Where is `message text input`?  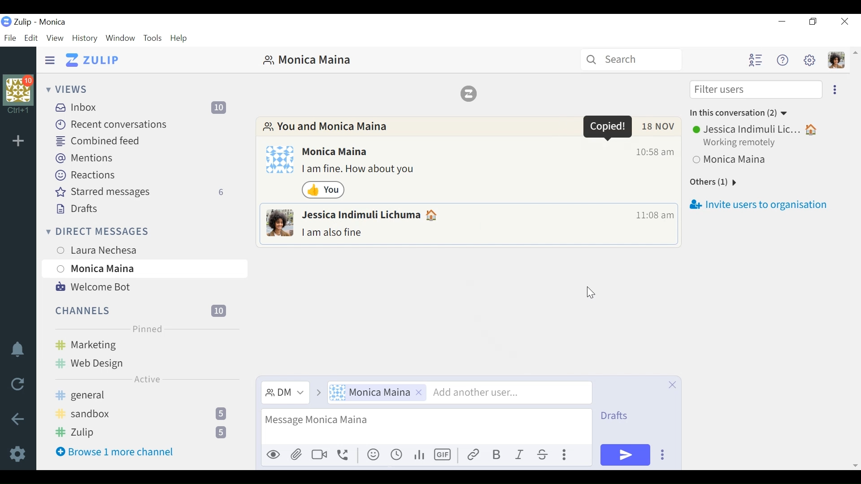
message text input is located at coordinates (424, 428).